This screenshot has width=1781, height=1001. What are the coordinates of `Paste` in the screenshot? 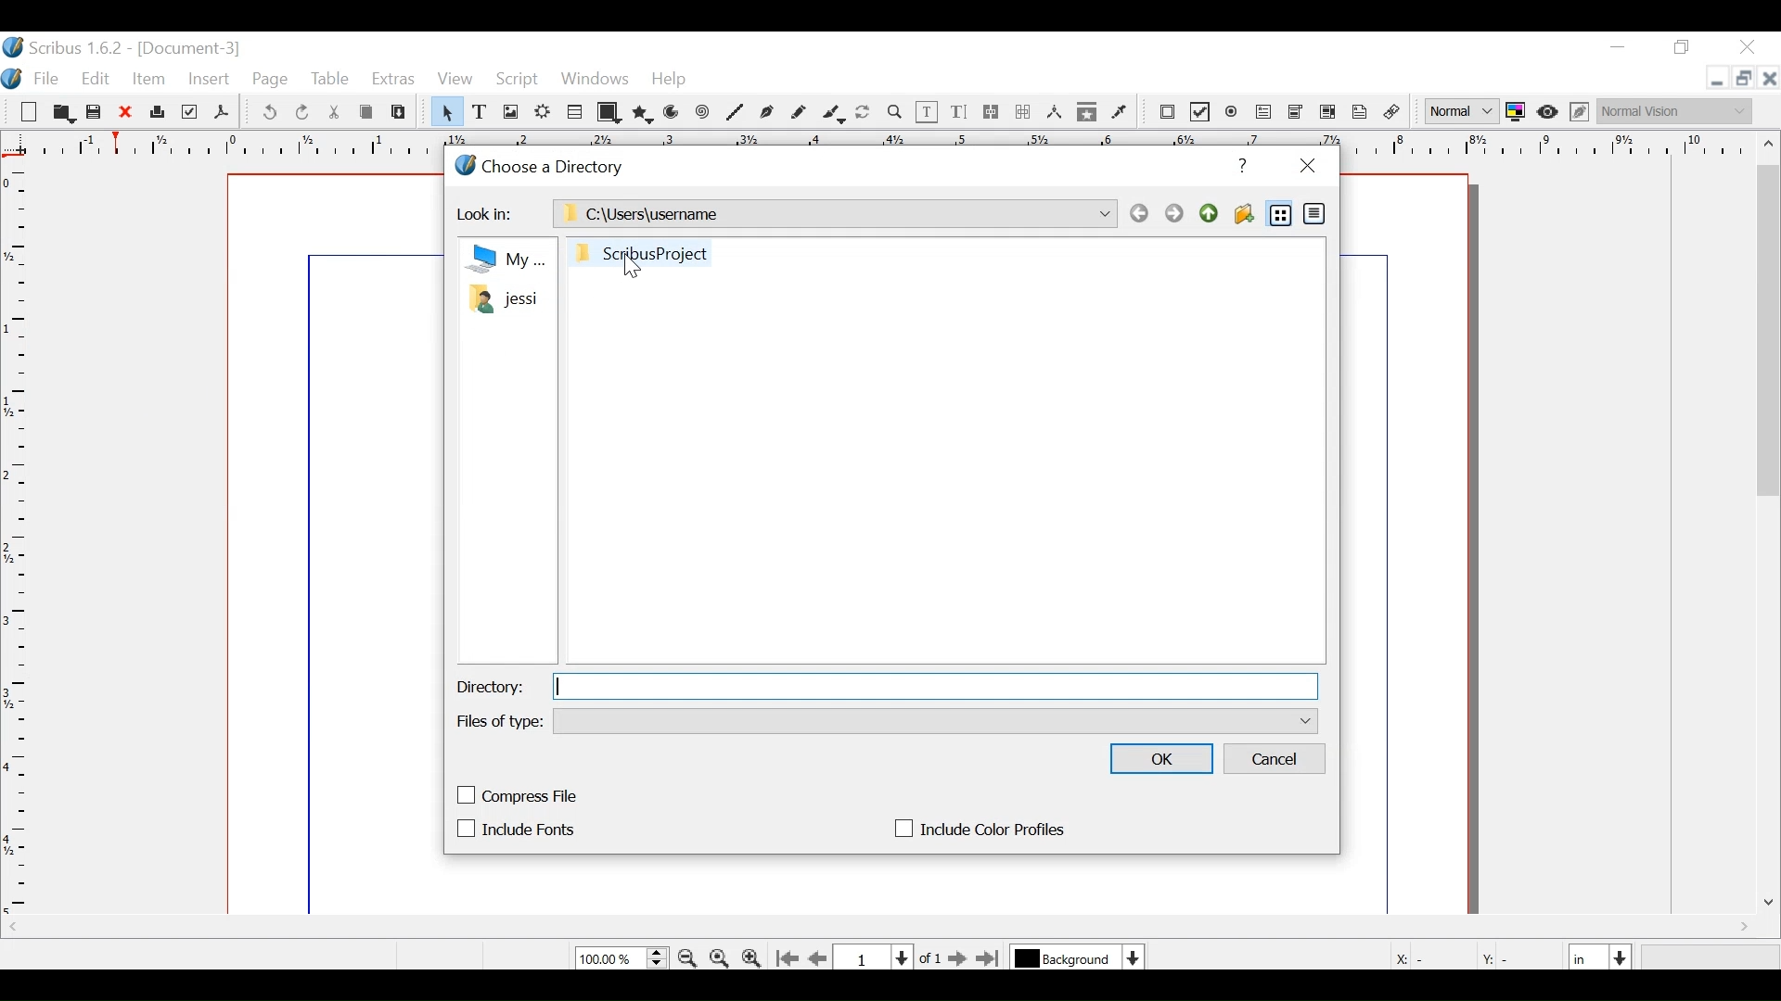 It's located at (397, 113).